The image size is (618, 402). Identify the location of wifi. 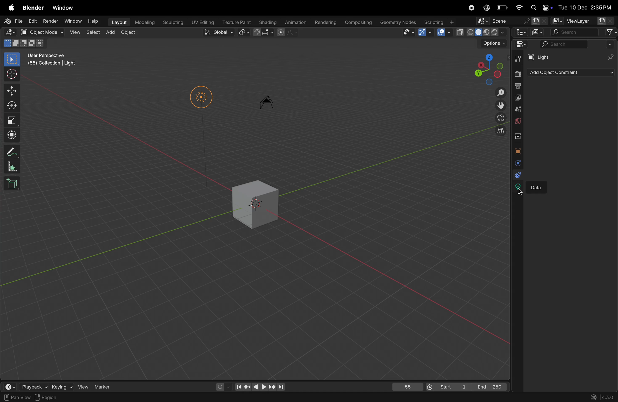
(518, 7).